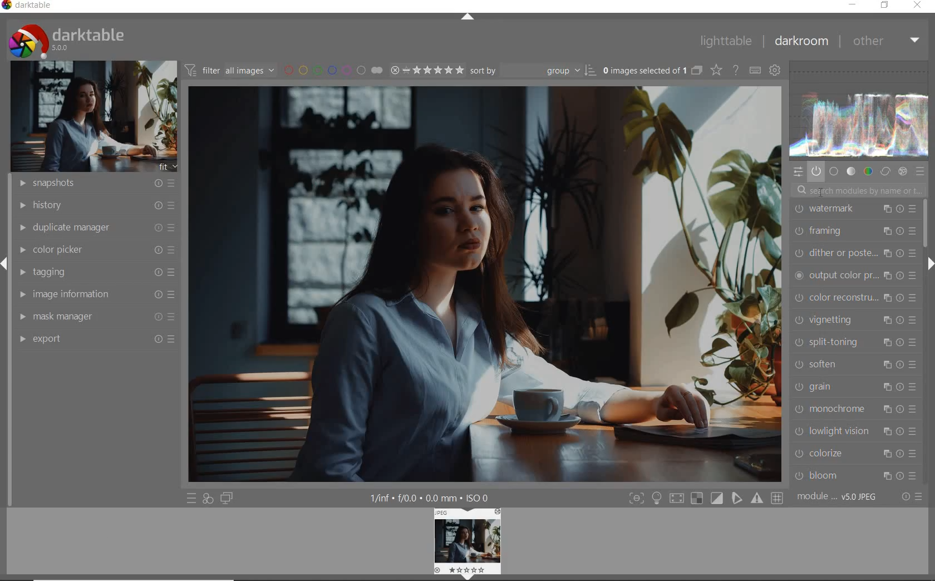  What do you see at coordinates (854, 431) in the screenshot?
I see `lowlight vision` at bounding box center [854, 431].